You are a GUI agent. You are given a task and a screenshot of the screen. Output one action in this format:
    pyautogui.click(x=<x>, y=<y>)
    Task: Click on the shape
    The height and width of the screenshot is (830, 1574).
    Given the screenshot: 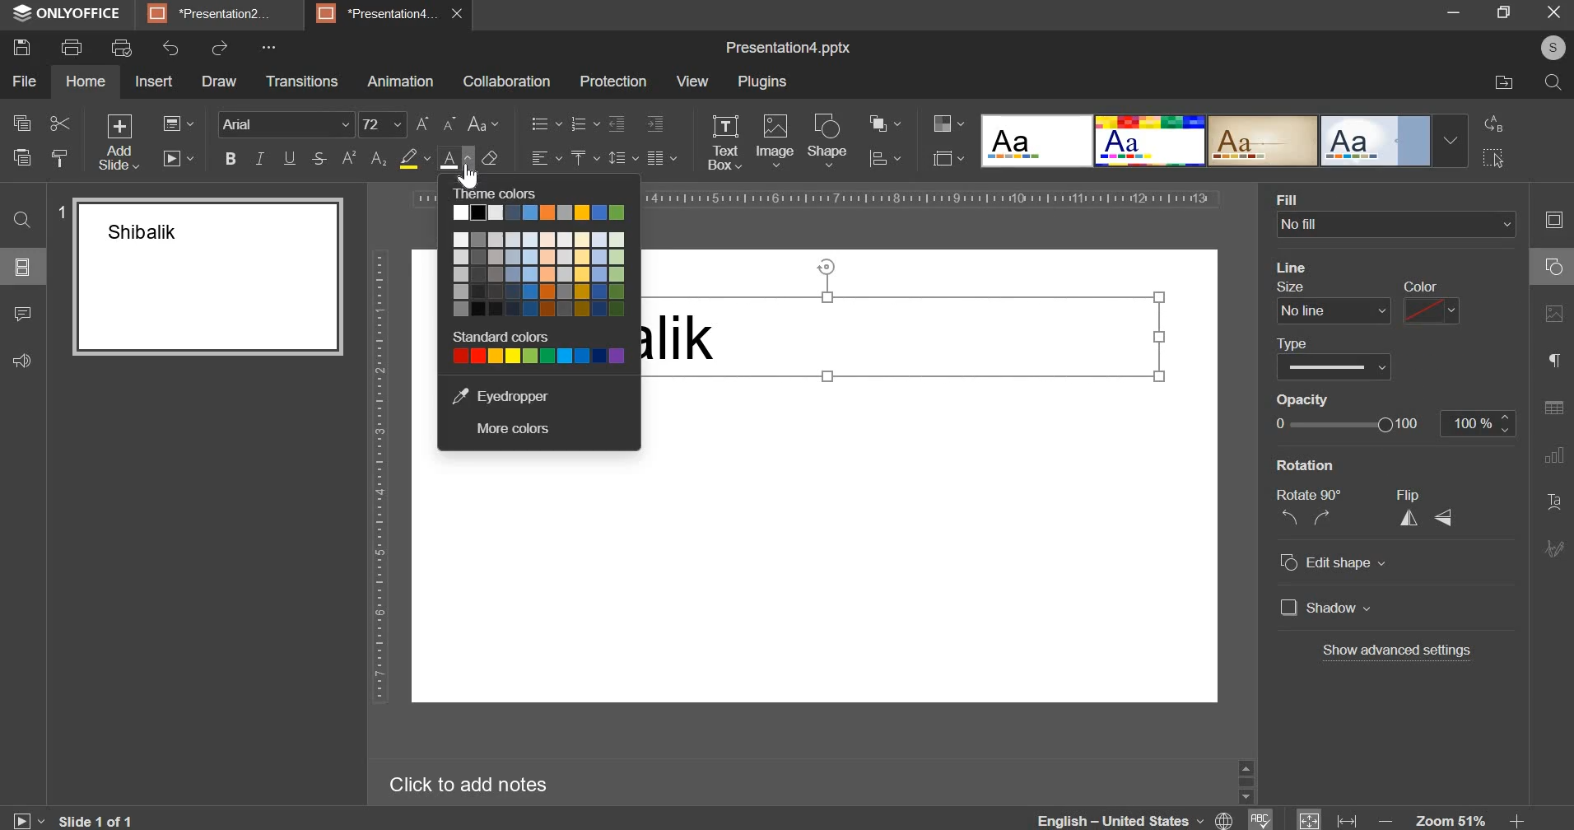 What is the action you would take?
    pyautogui.click(x=831, y=138)
    